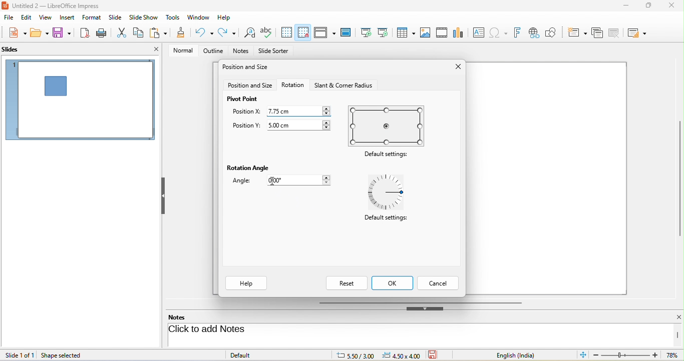 Image resolution: width=684 pixels, height=361 pixels. I want to click on redo, so click(227, 33).